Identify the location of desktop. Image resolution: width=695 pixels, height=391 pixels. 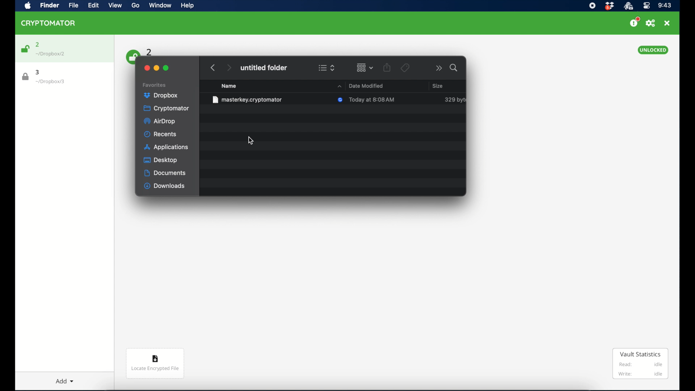
(161, 160).